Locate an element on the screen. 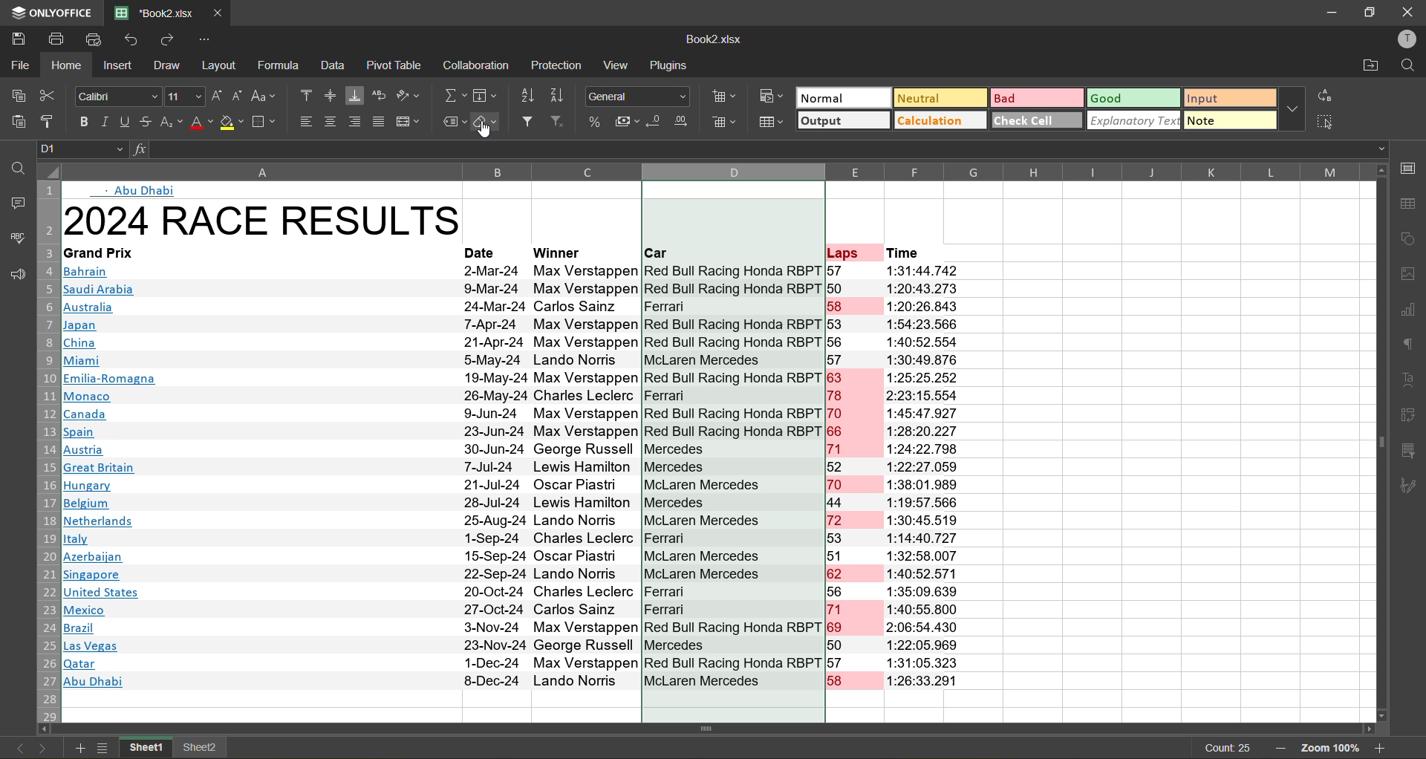 This screenshot has width=1426, height=759. open location is located at coordinates (1370, 67).